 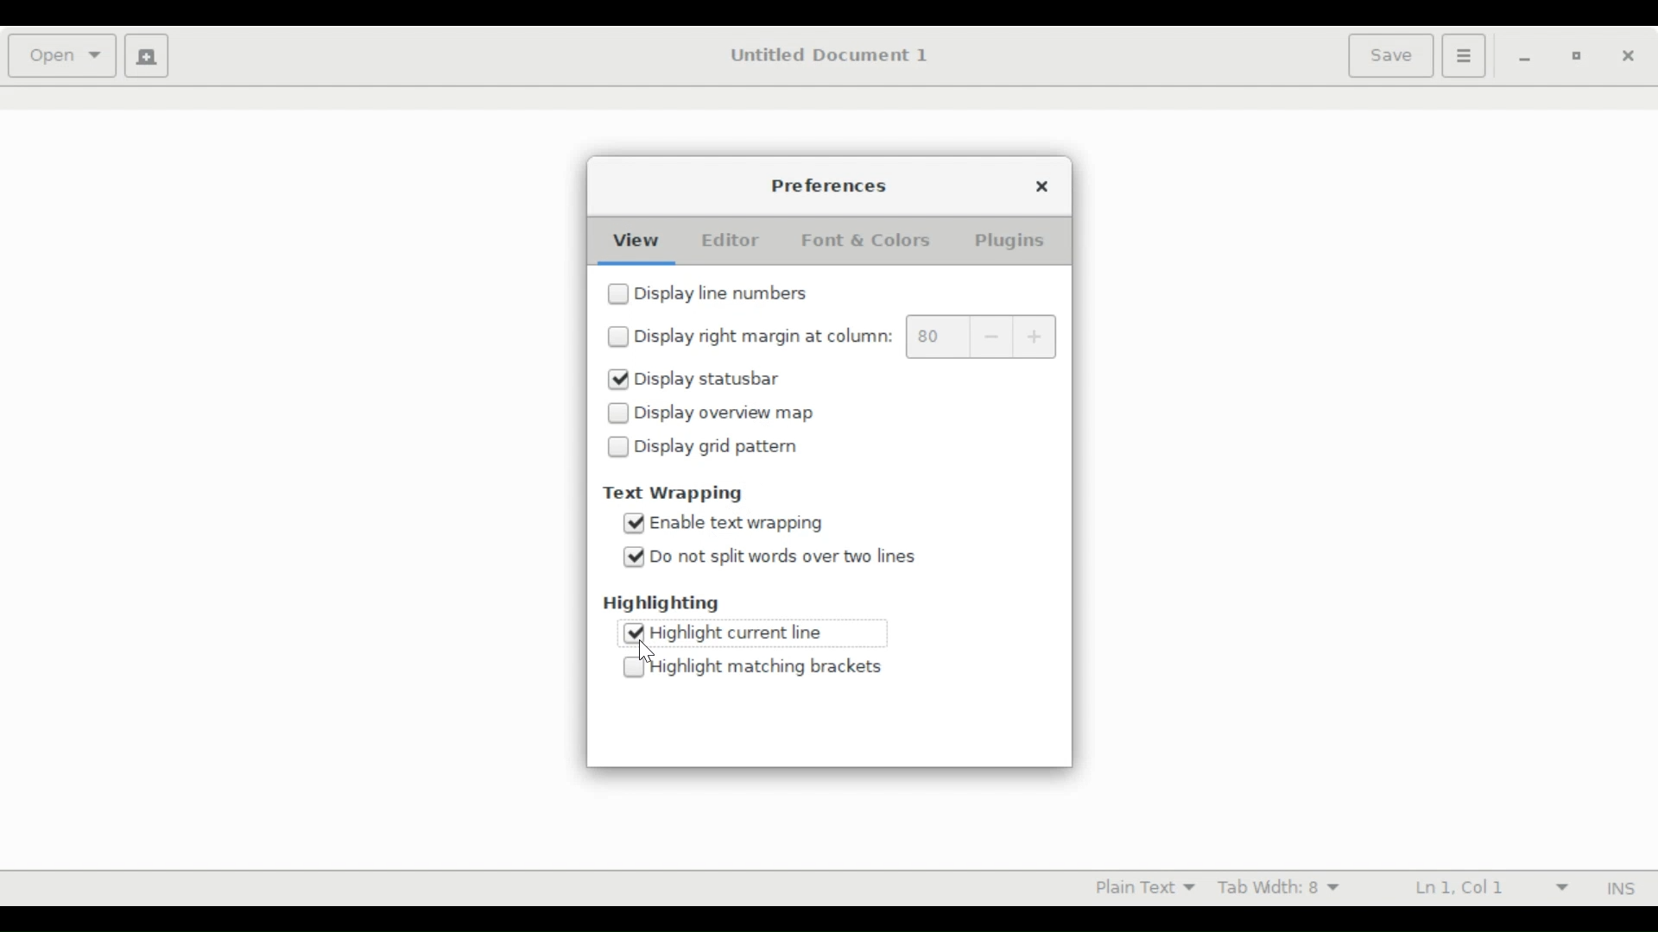 What do you see at coordinates (829, 55) in the screenshot?
I see `Untitled Document 1` at bounding box center [829, 55].